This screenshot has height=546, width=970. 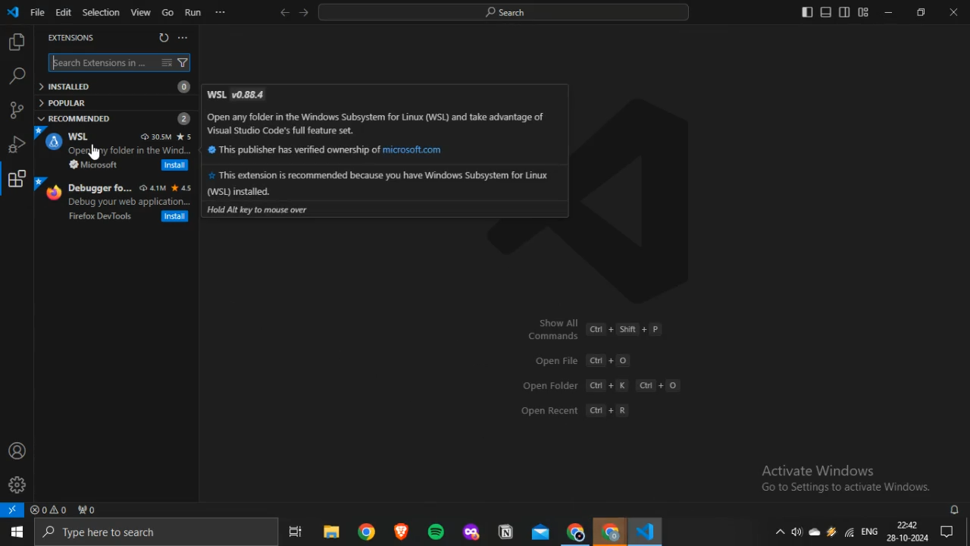 I want to click on firefox logo, so click(x=52, y=192).